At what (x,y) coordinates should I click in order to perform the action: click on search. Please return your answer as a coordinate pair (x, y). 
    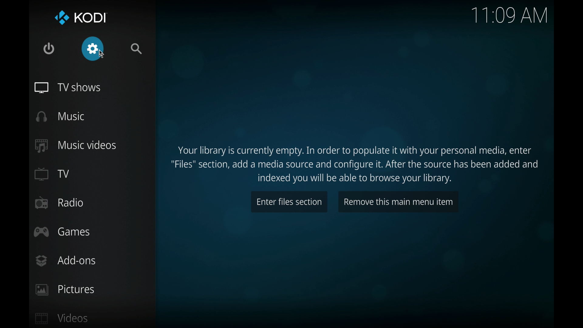
    Looking at the image, I should click on (137, 49).